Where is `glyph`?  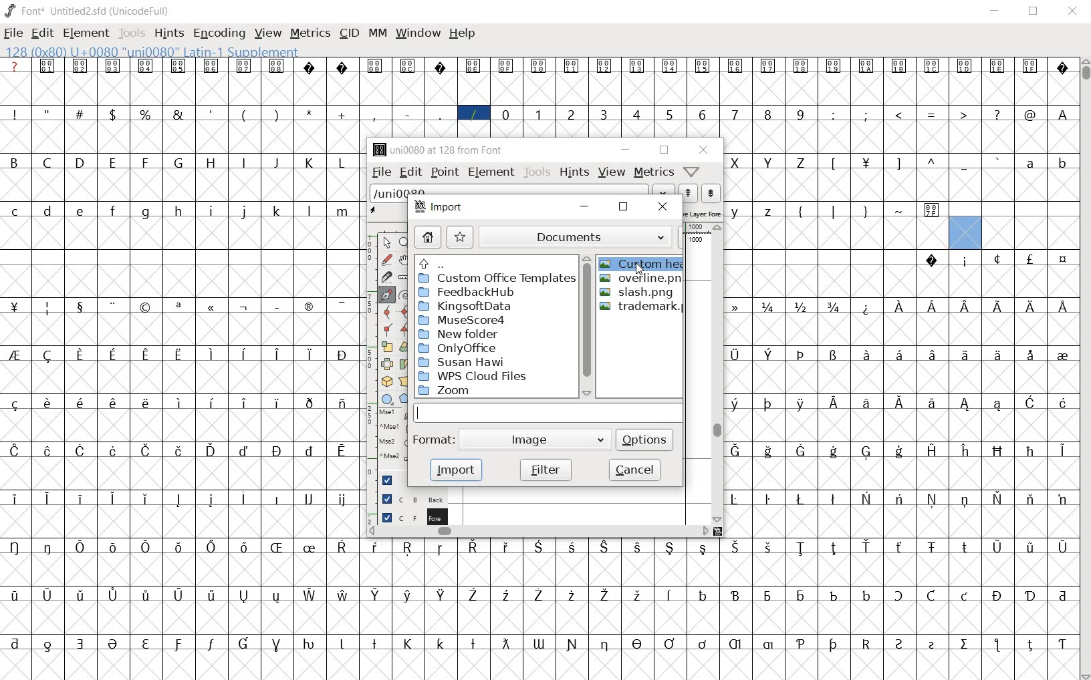
glyph is located at coordinates (441, 114).